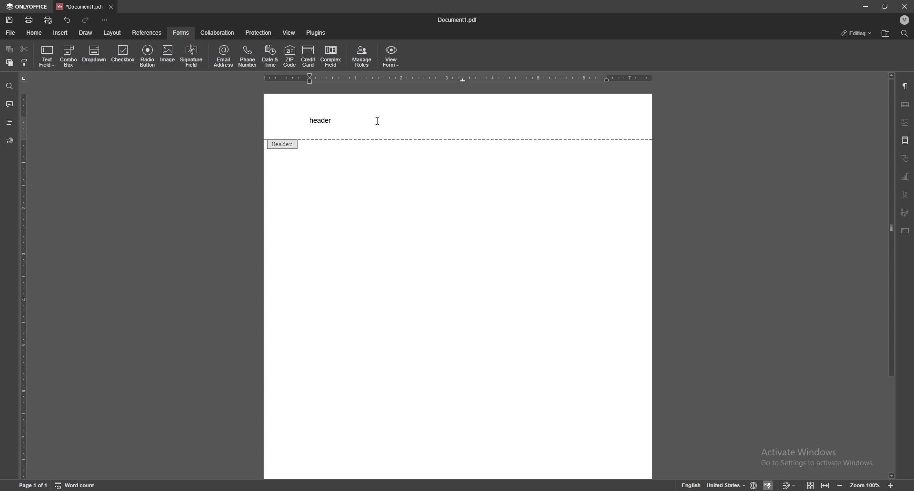  I want to click on paste, so click(10, 62).